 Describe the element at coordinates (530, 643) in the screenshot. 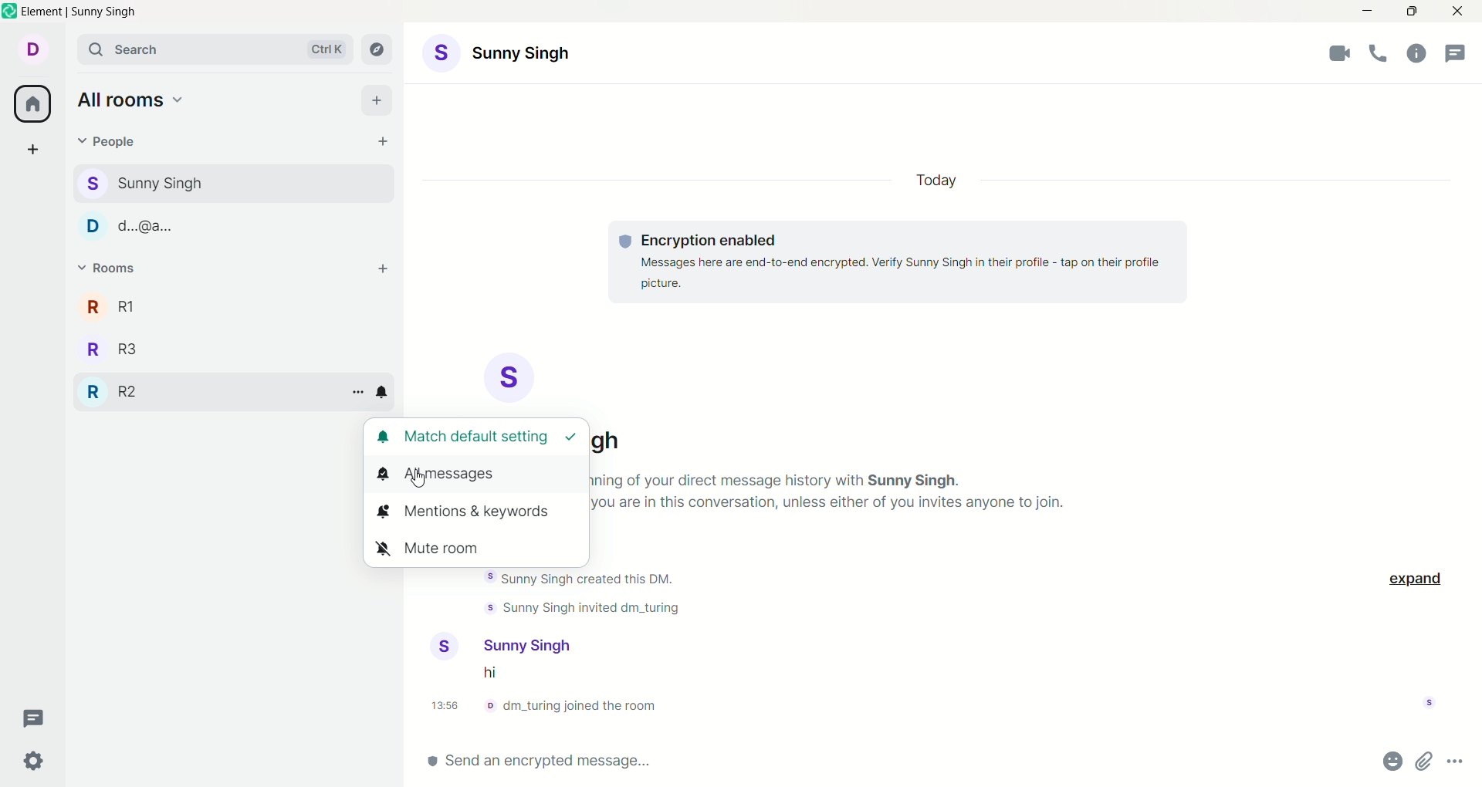

I see `user name` at that location.